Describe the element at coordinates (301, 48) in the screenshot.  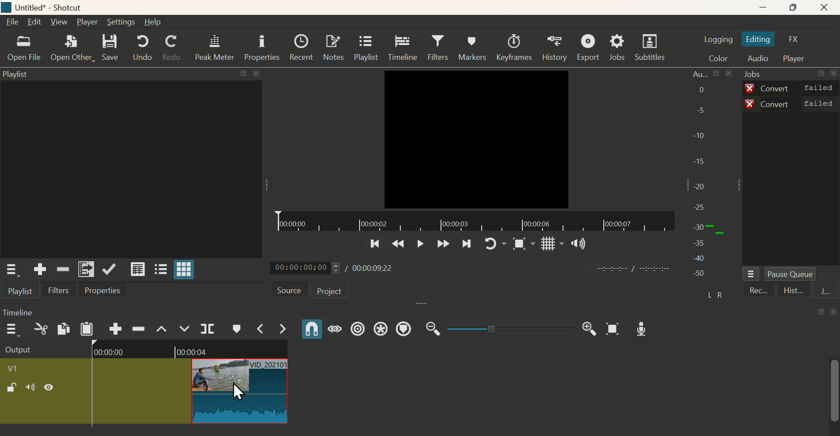
I see `Recent` at that location.